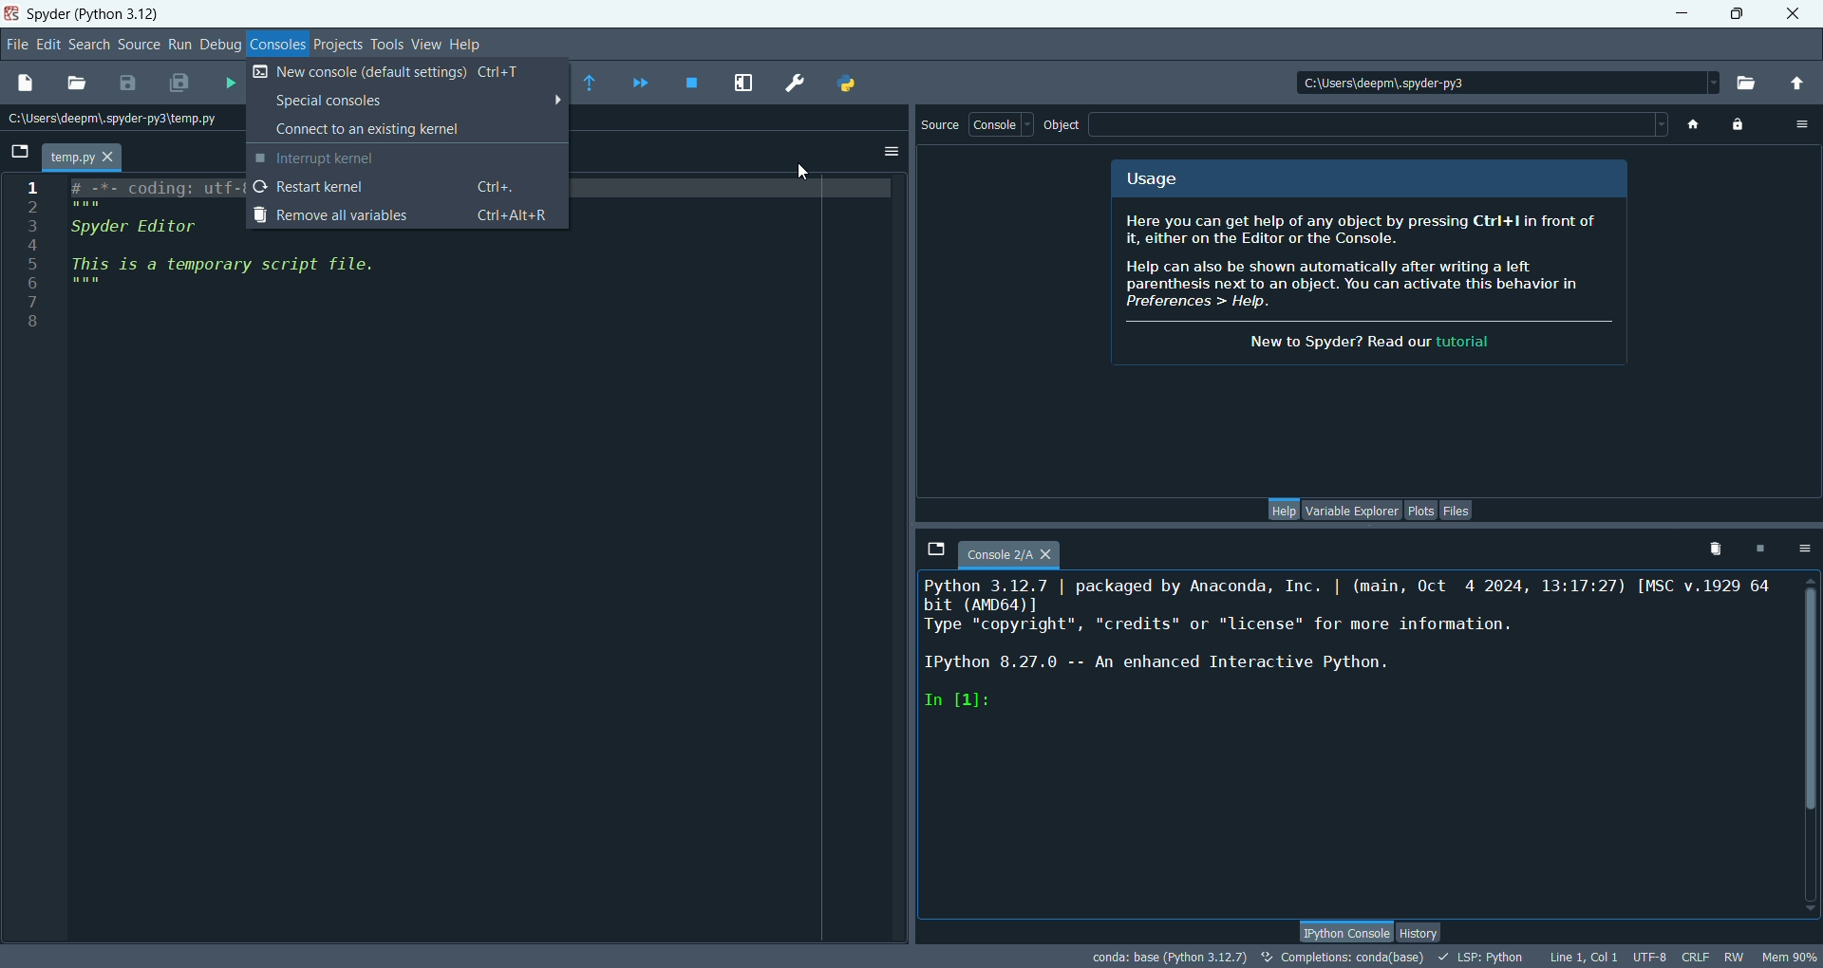 This screenshot has width=1823, height=968. I want to click on completions, so click(1342, 957).